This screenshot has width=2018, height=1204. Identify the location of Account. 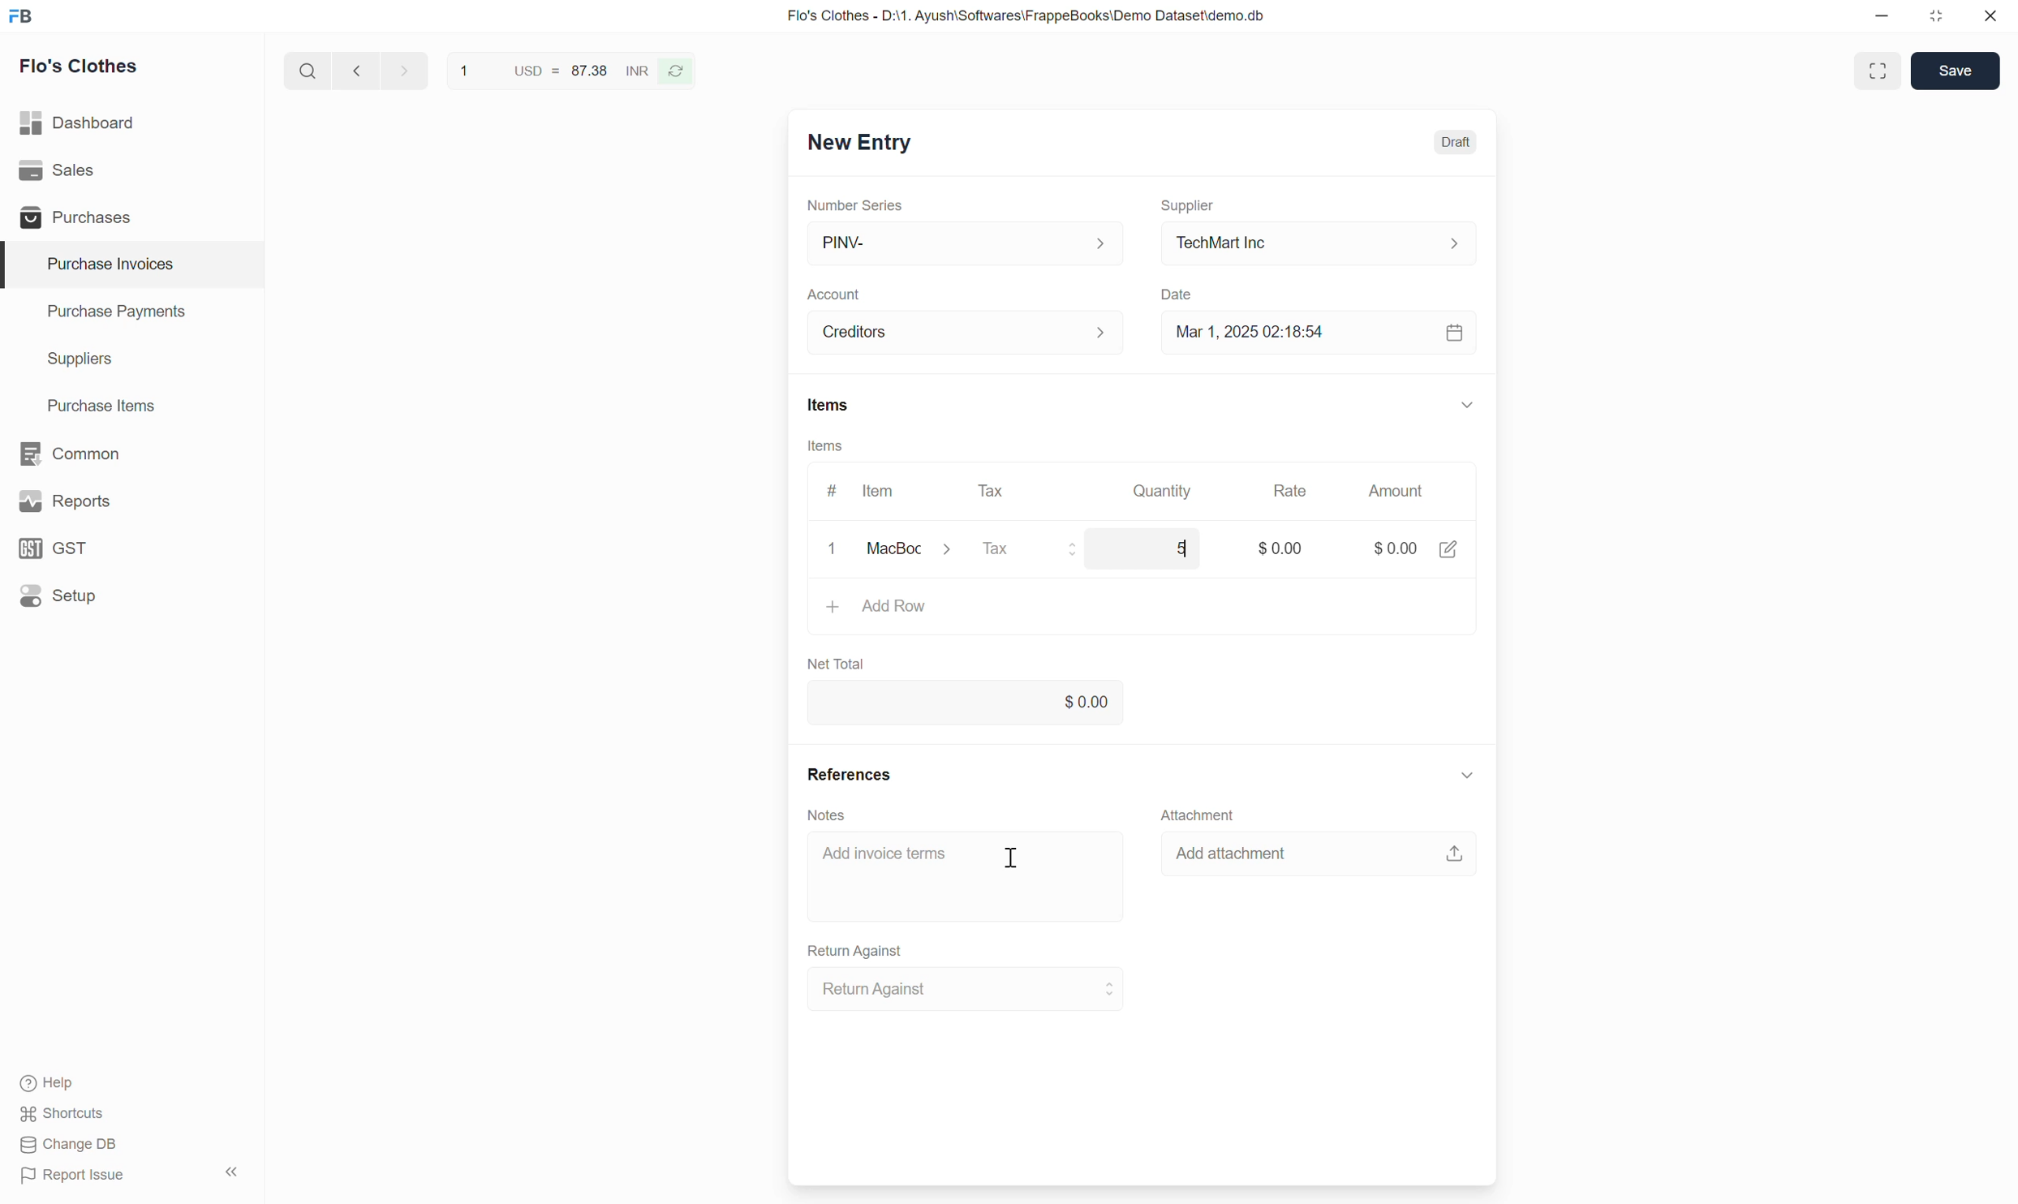
(833, 295).